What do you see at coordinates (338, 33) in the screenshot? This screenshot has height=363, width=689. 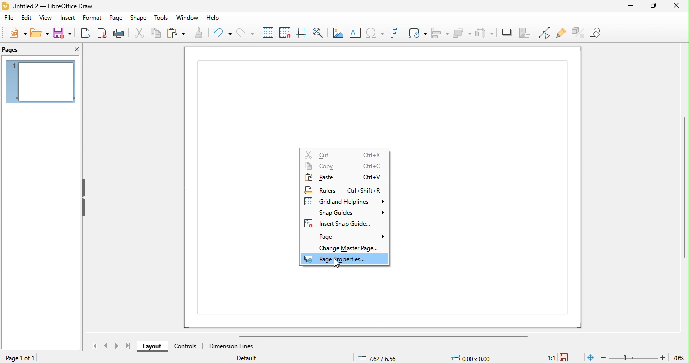 I see `image` at bounding box center [338, 33].